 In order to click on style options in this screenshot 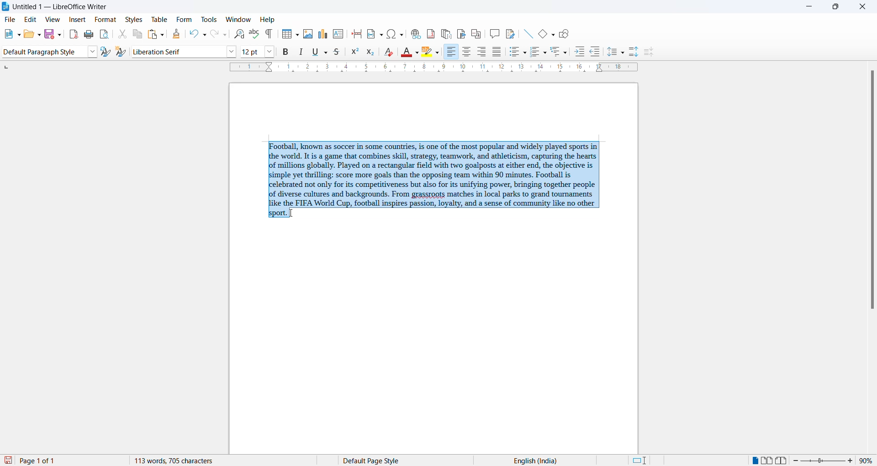, I will do `click(94, 51)`.